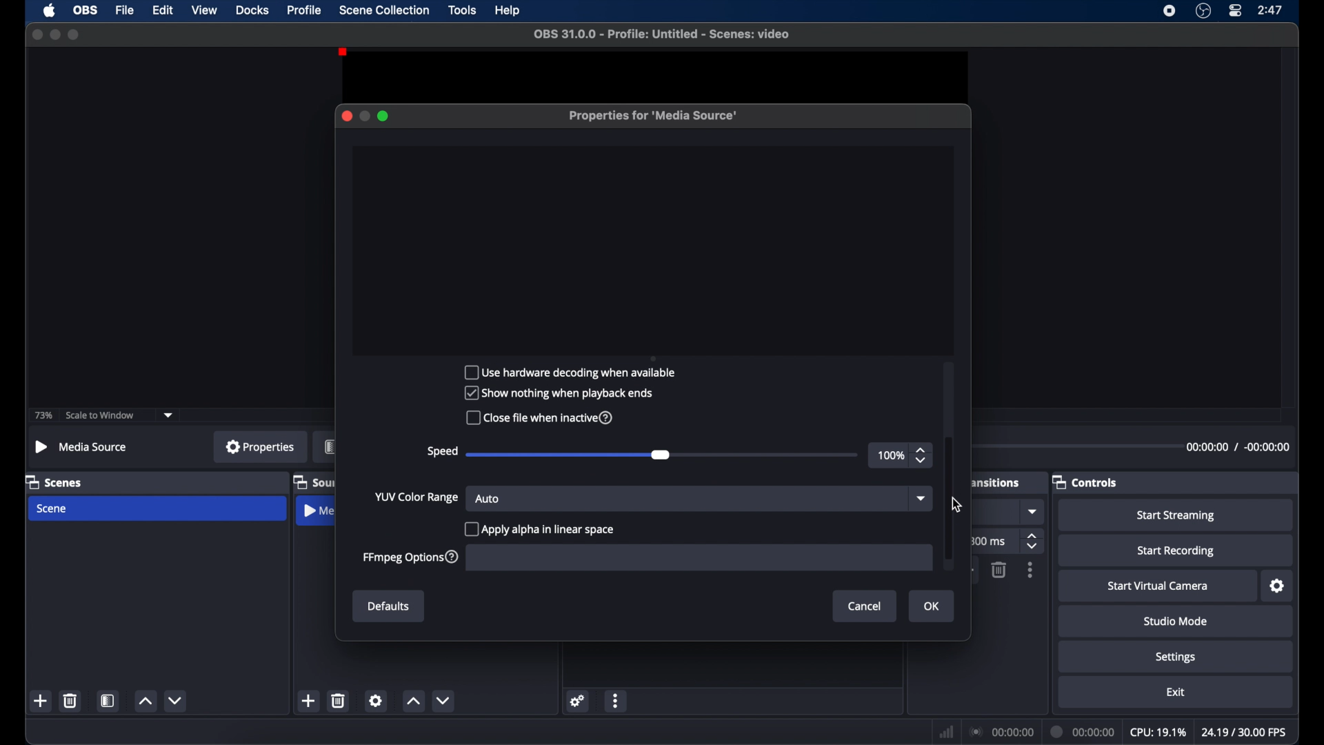  Describe the element at coordinates (443, 700) in the screenshot. I see `decrement button` at that location.